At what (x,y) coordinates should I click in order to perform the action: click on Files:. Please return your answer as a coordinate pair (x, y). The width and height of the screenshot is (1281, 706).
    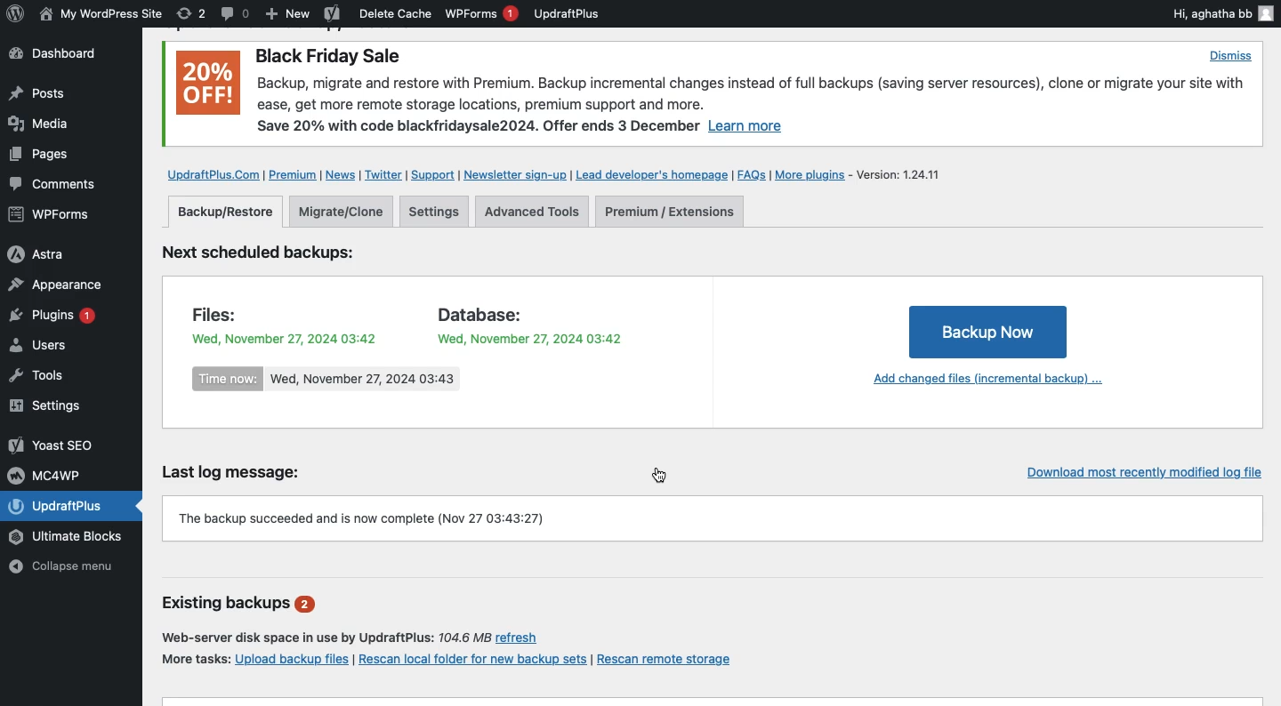
    Looking at the image, I should click on (225, 312).